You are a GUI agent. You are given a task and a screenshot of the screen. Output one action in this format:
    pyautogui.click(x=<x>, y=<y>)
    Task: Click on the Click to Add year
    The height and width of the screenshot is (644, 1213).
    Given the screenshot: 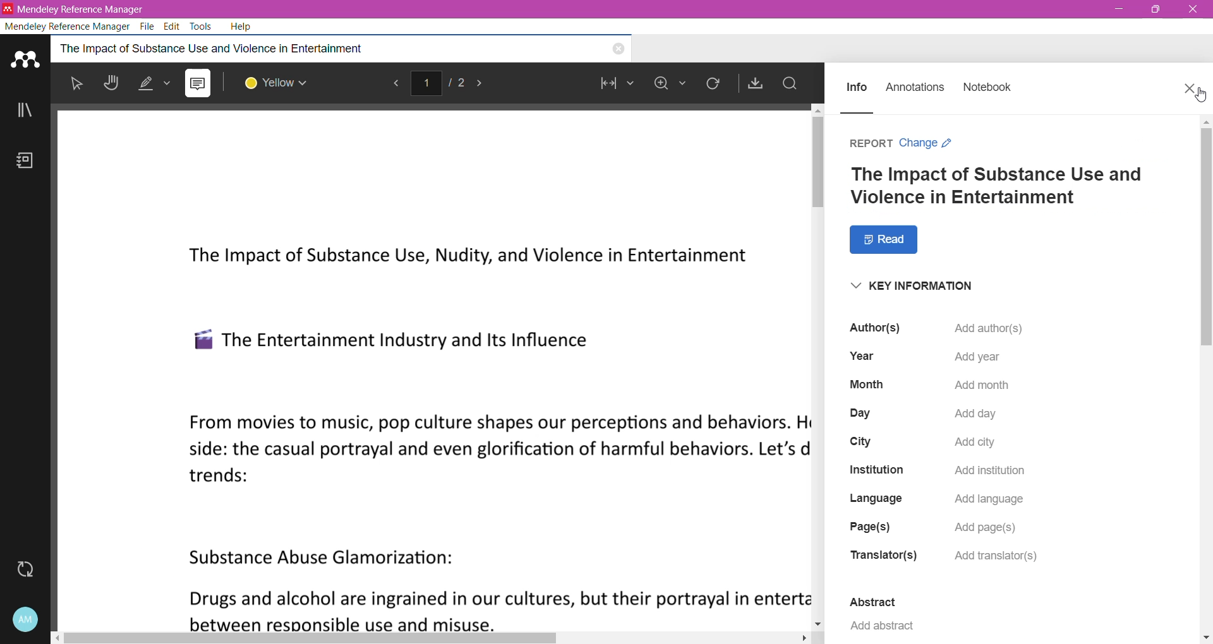 What is the action you would take?
    pyautogui.click(x=982, y=357)
    